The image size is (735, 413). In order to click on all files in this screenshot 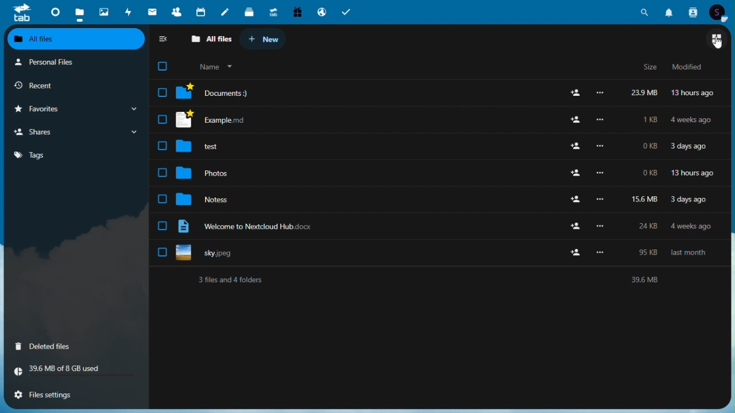, I will do `click(209, 38)`.